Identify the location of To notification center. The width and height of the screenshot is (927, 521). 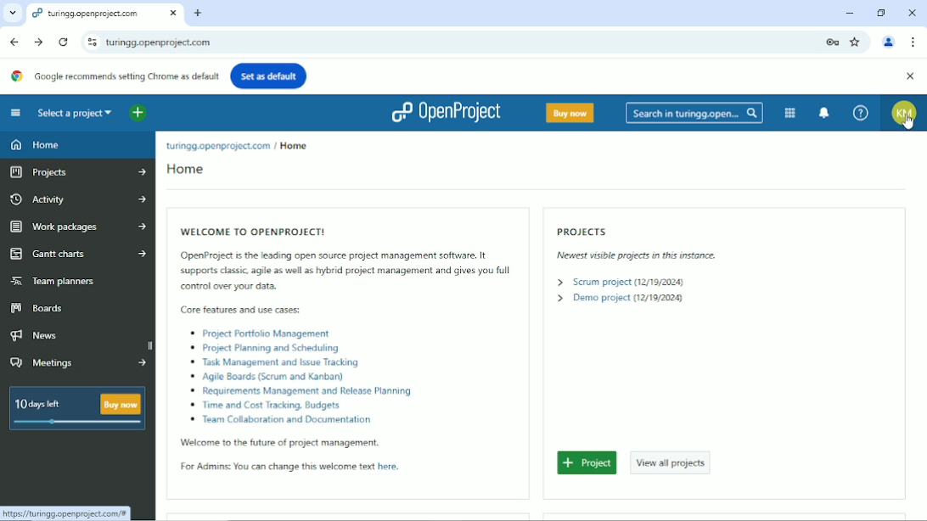
(825, 112).